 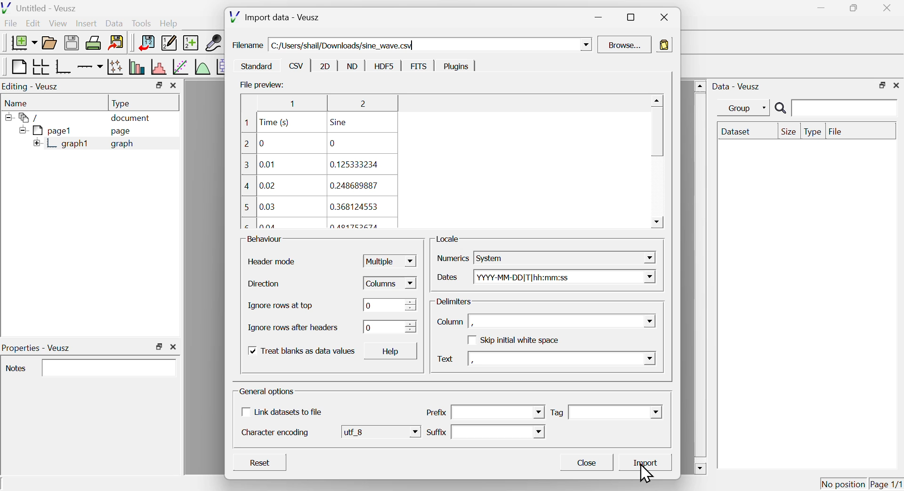 I want to click on Multiple , so click(x=388, y=262).